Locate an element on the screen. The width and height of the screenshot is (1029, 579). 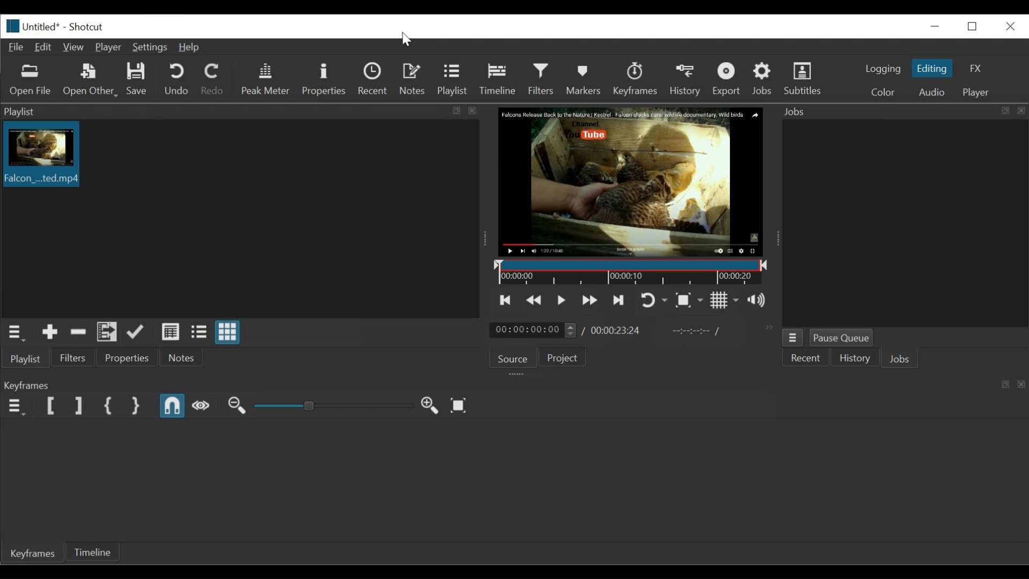
Play quickly backward is located at coordinates (533, 299).